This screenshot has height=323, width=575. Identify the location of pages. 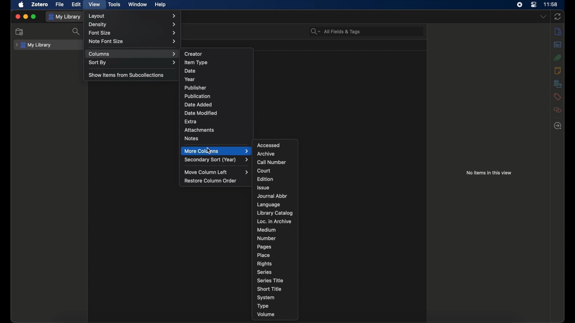
(264, 246).